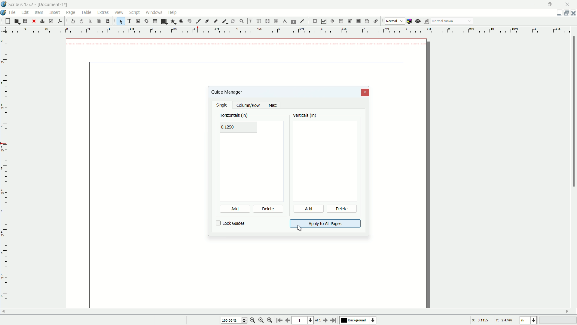 Image resolution: width=577 pixels, height=325 pixels. Describe the element at coordinates (277, 21) in the screenshot. I see `unlink text frames` at that location.